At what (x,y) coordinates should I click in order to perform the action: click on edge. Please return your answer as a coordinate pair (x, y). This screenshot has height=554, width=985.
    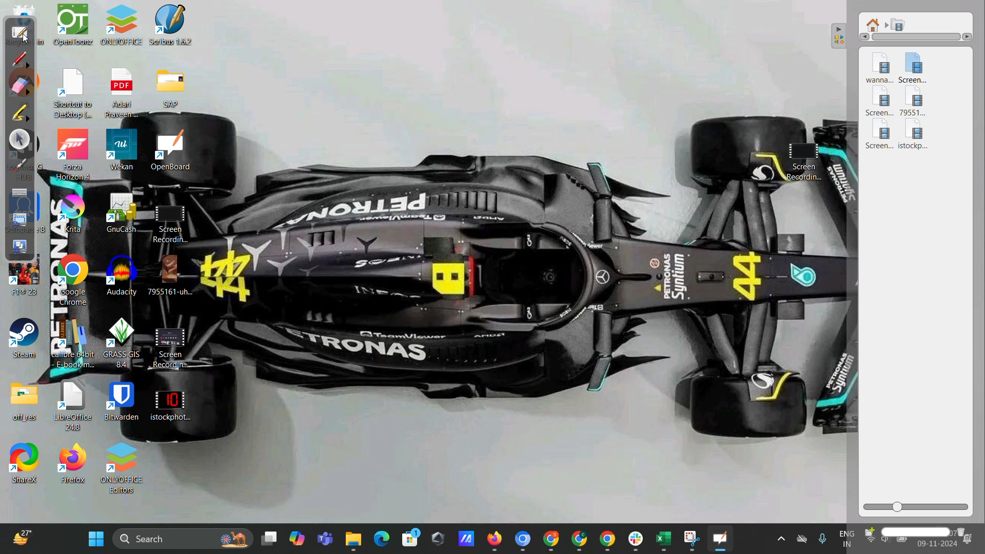
    Looking at the image, I should click on (380, 538).